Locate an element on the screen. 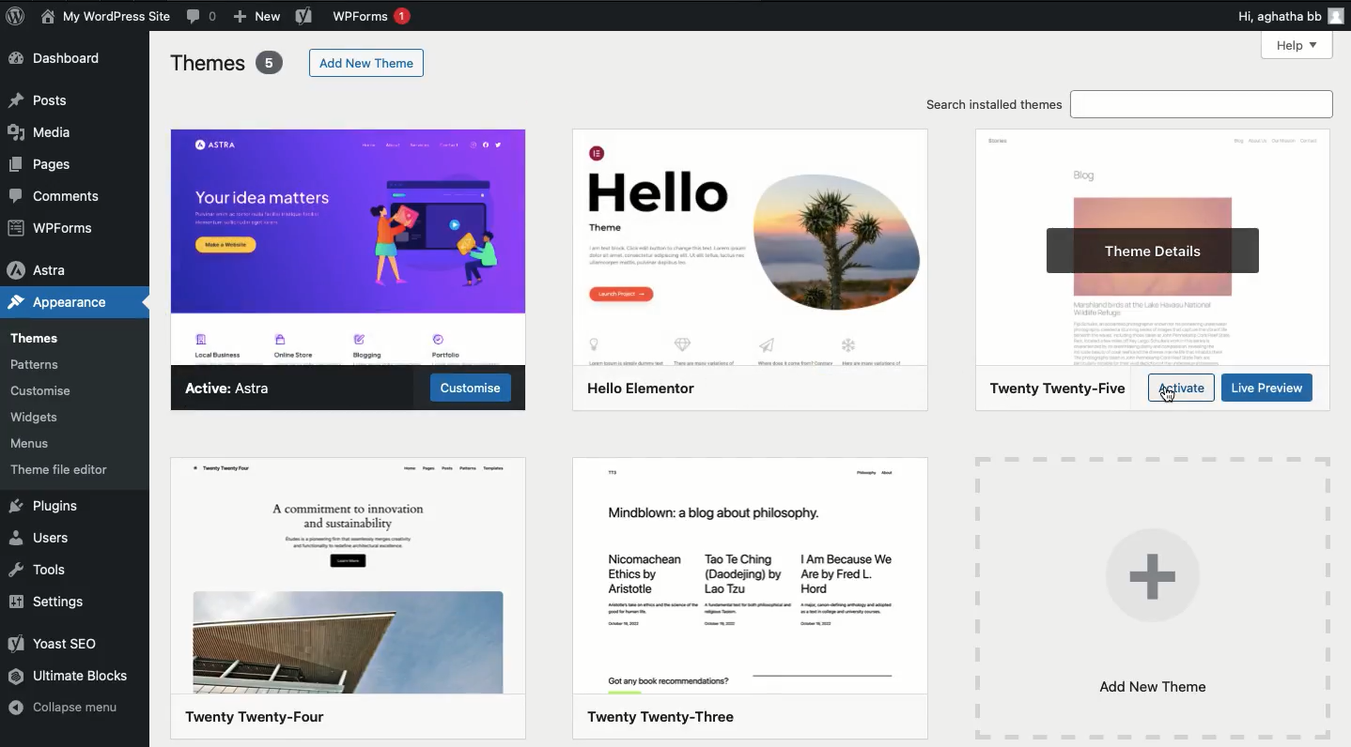 The image size is (1351, 747). Themes is located at coordinates (225, 64).